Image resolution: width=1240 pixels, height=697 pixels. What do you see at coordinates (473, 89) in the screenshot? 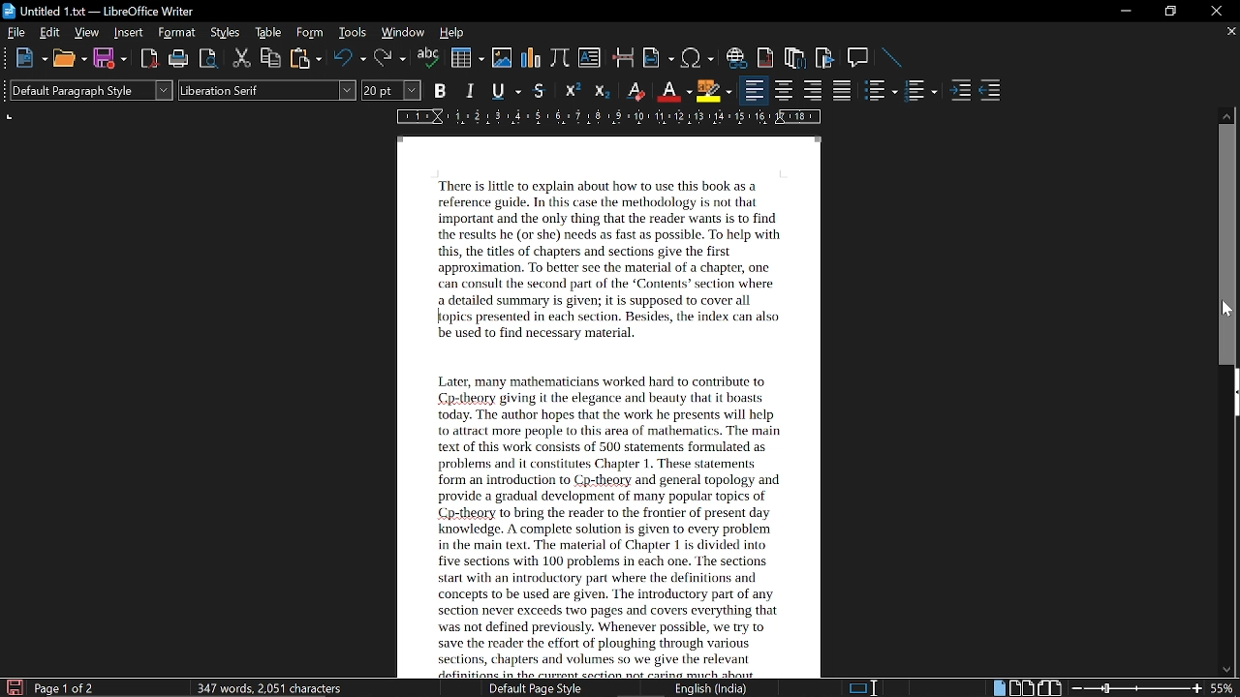
I see `italic` at bounding box center [473, 89].